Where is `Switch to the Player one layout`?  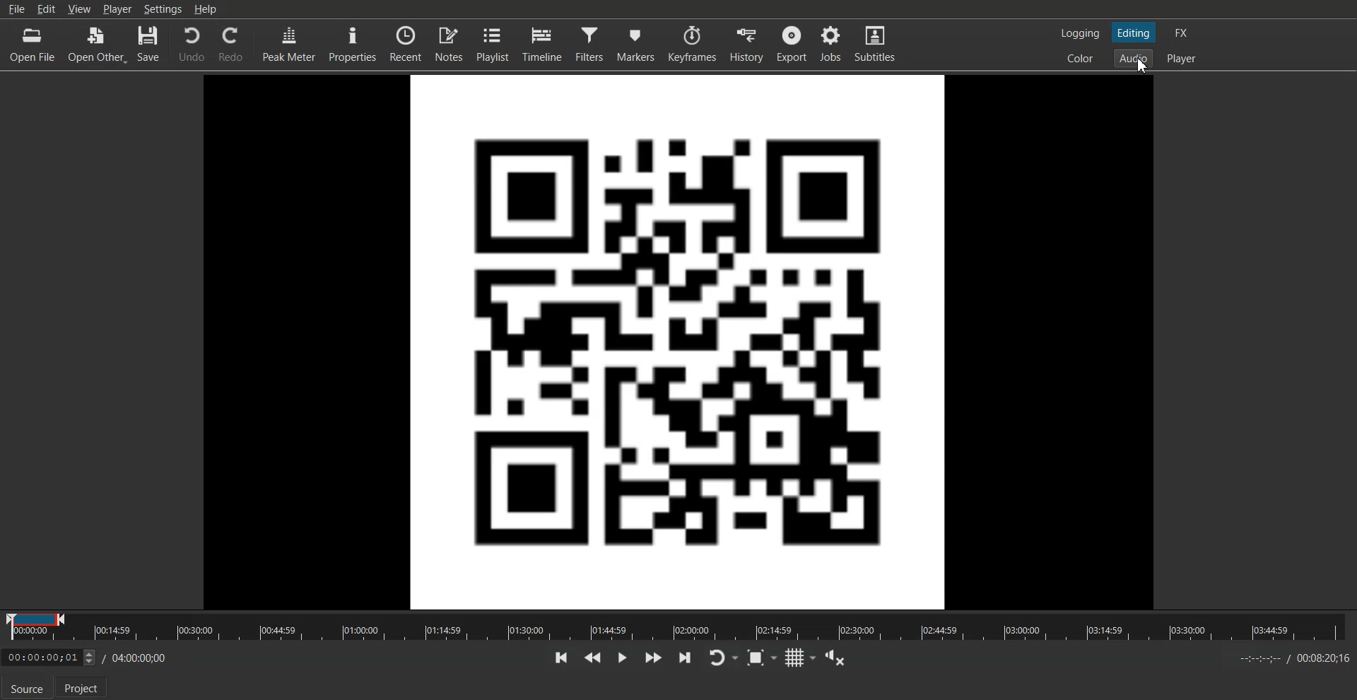
Switch to the Player one layout is located at coordinates (1181, 59).